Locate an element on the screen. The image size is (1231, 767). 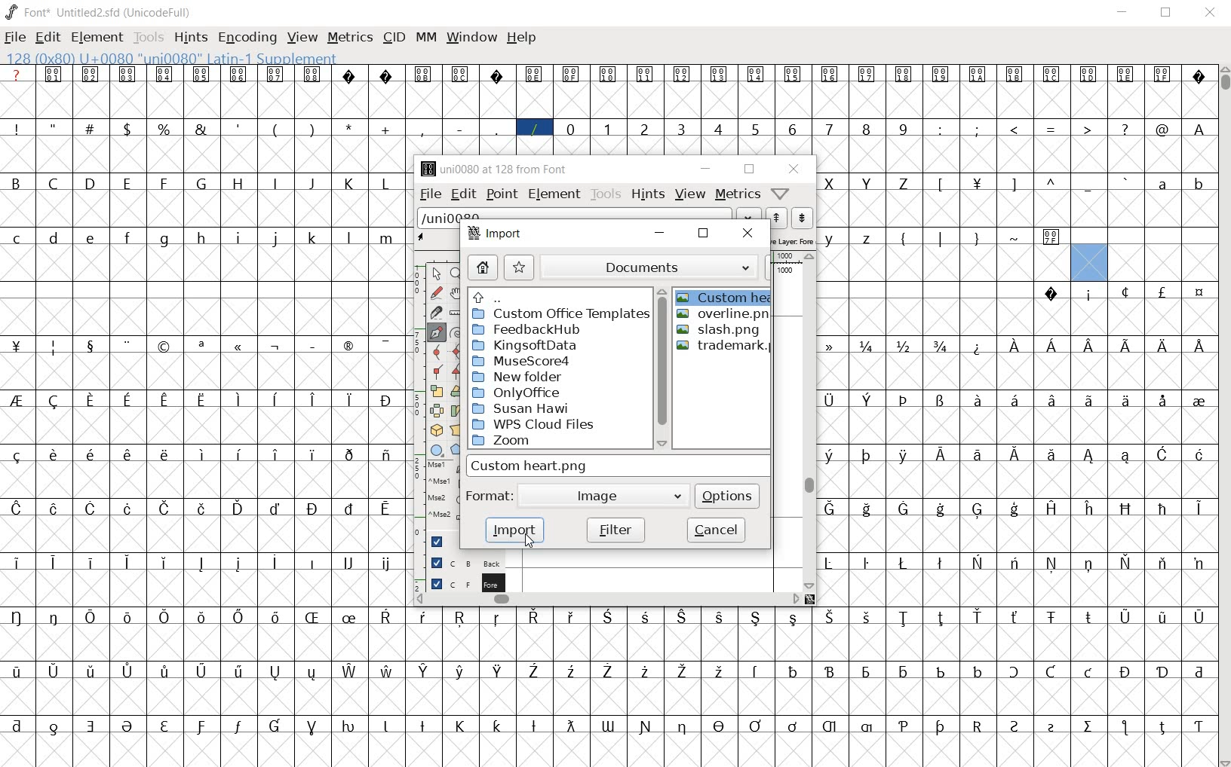
glyph is located at coordinates (497, 726).